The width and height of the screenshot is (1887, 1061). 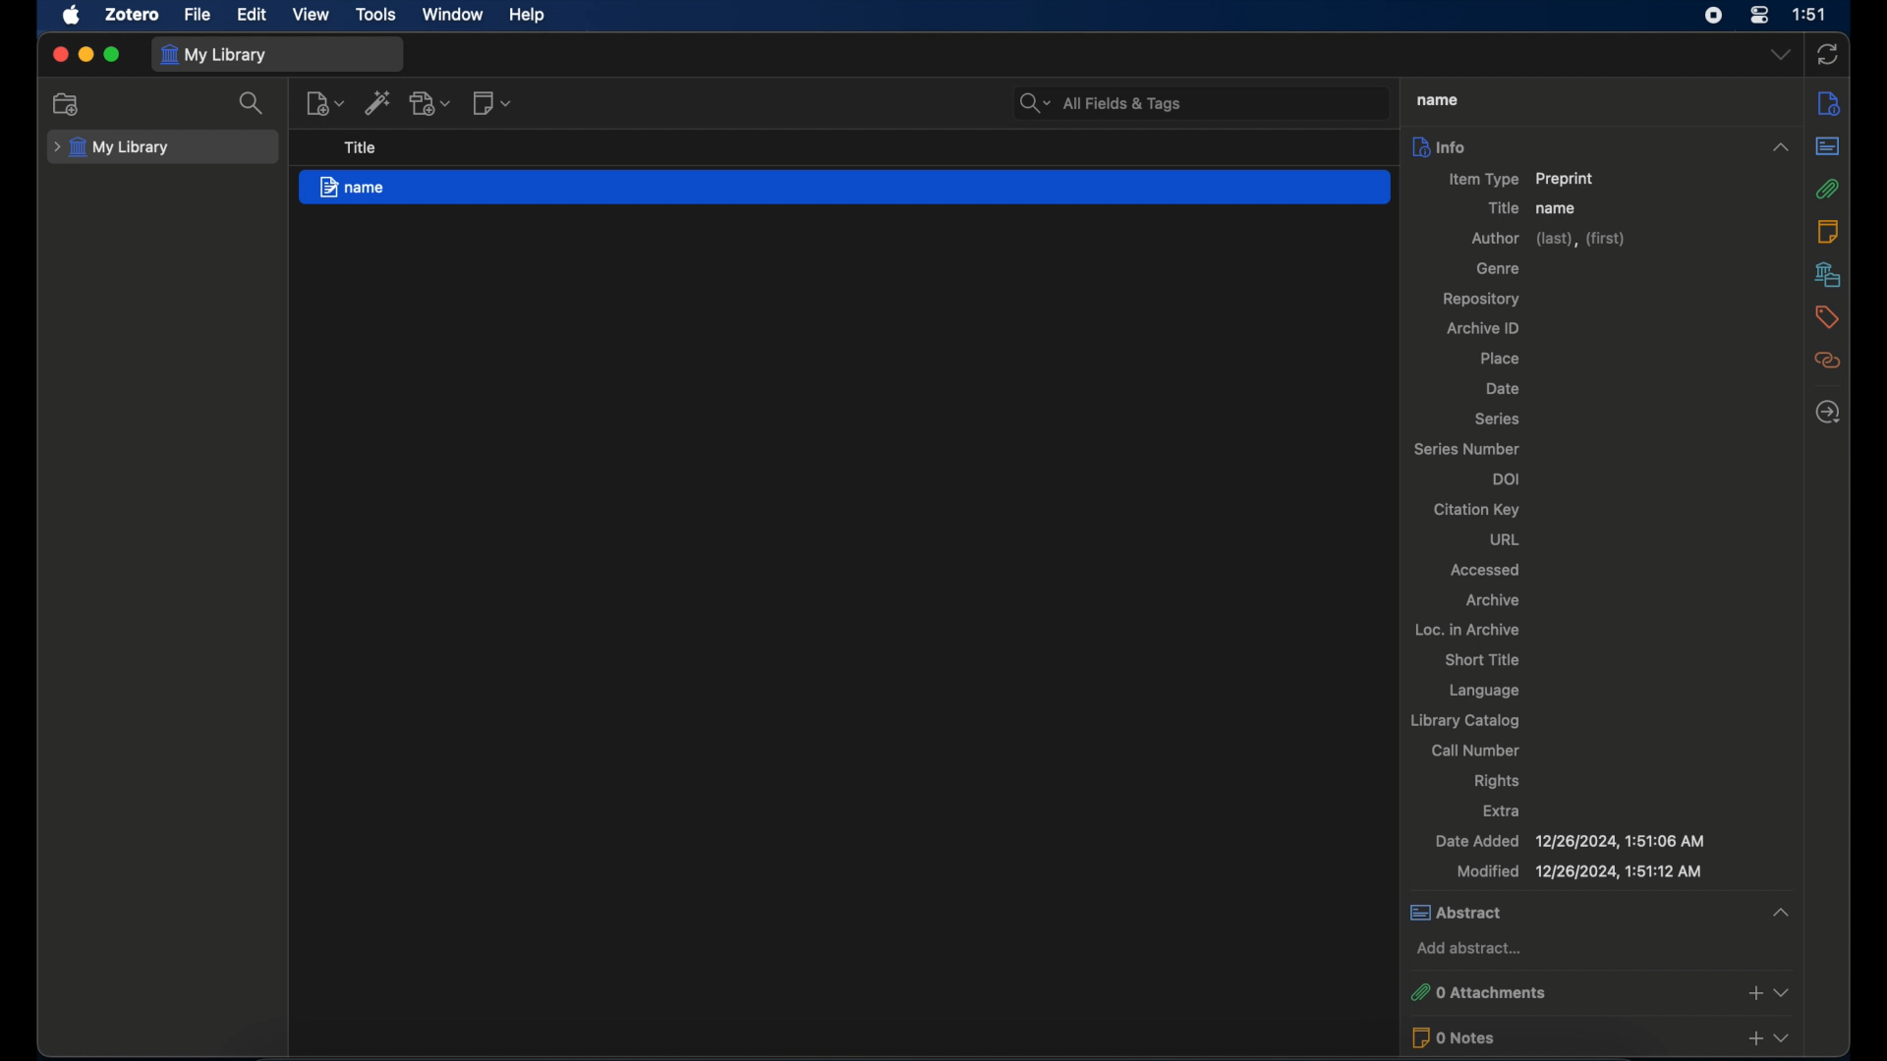 I want to click on tools, so click(x=376, y=15).